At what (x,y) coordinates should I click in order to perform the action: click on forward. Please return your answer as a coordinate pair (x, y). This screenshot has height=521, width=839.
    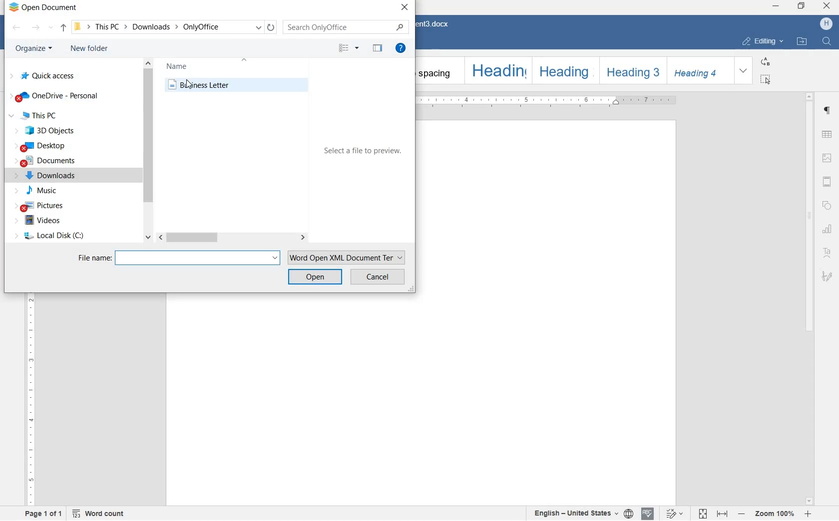
    Looking at the image, I should click on (35, 27).